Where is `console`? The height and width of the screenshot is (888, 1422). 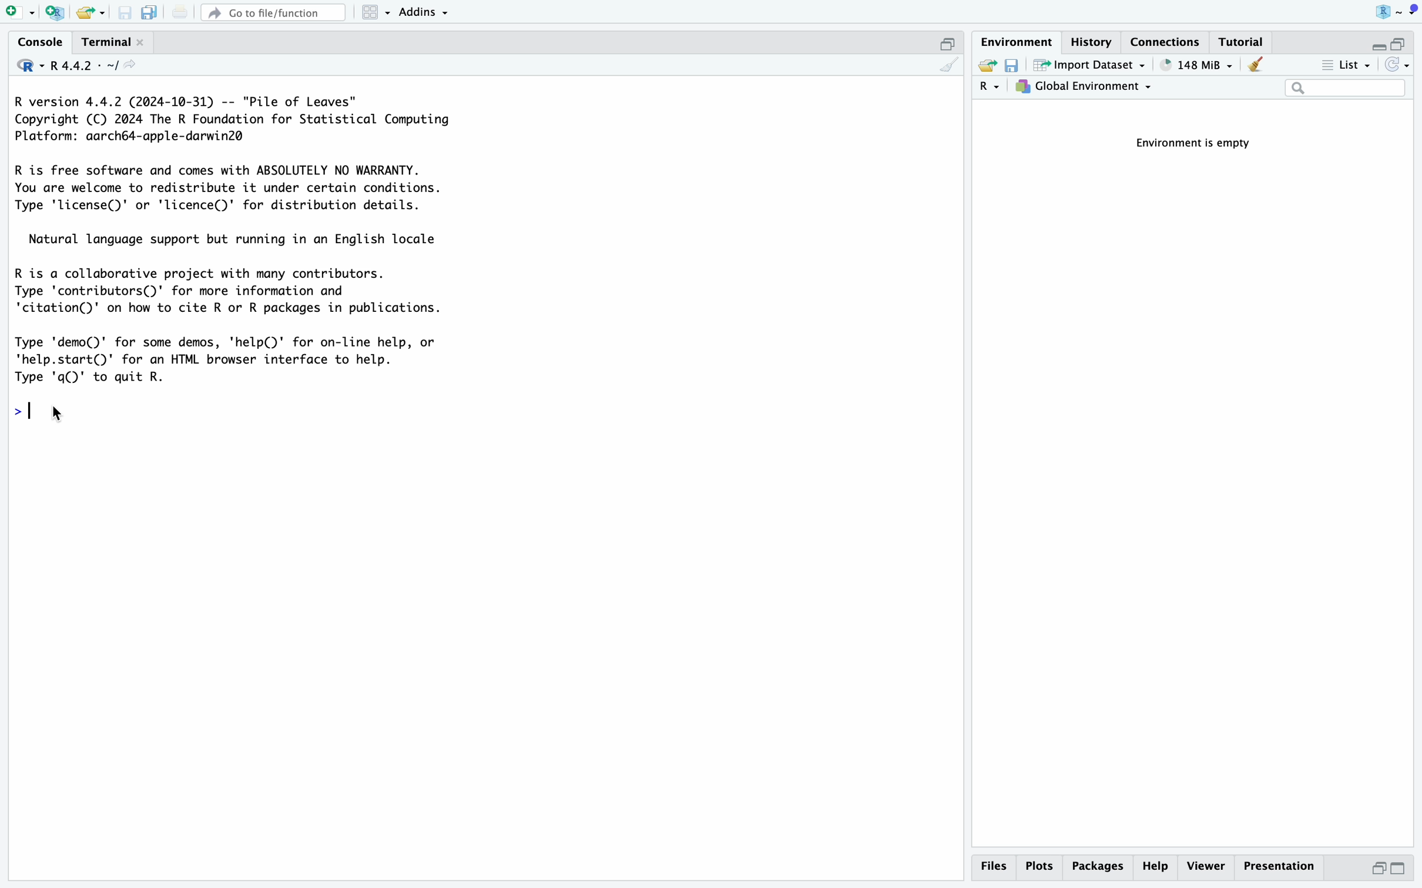 console is located at coordinates (35, 41).